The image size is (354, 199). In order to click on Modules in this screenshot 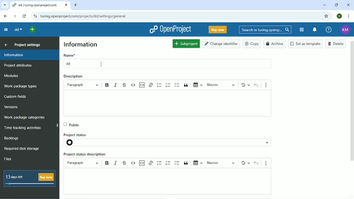, I will do `click(11, 76)`.